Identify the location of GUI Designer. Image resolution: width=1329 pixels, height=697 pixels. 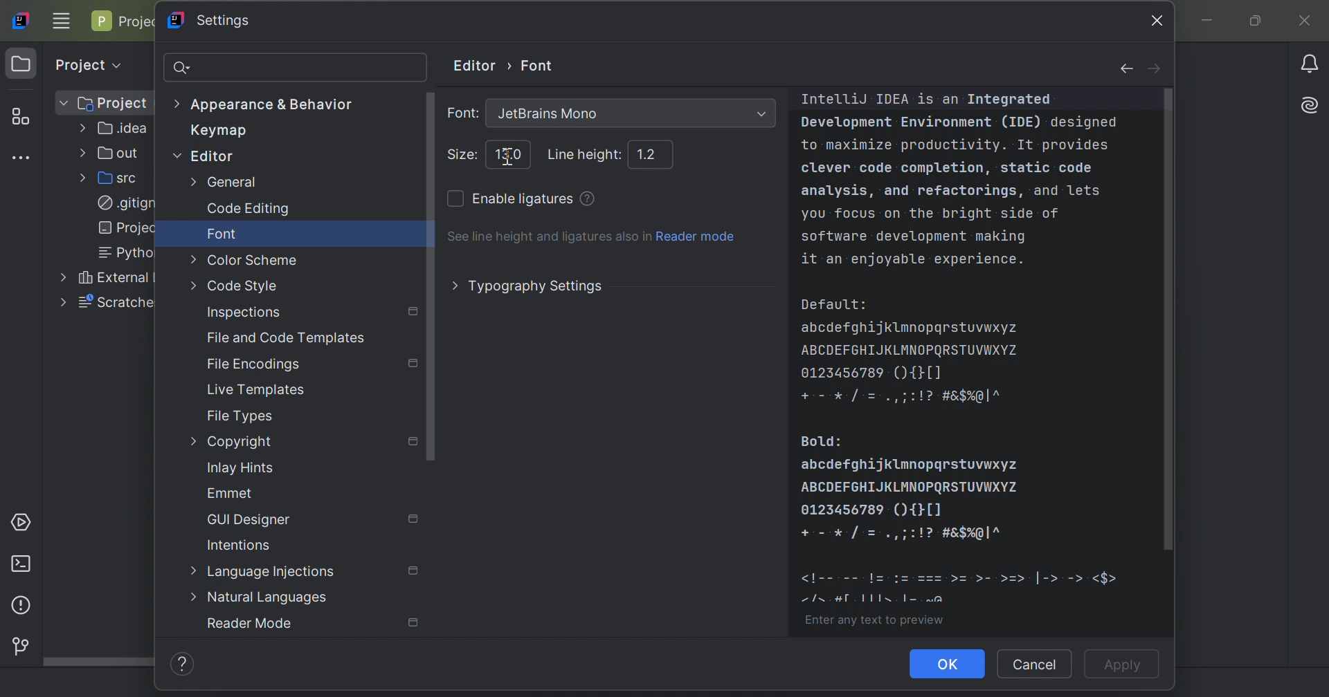
(250, 519).